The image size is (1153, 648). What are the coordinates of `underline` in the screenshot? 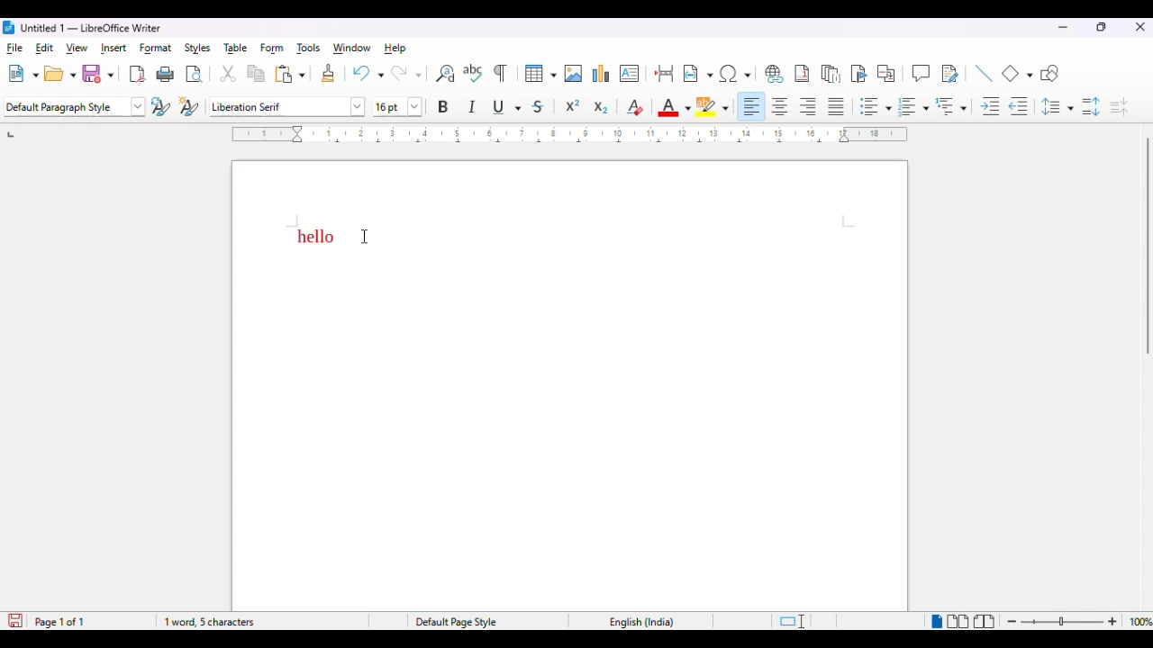 It's located at (507, 107).